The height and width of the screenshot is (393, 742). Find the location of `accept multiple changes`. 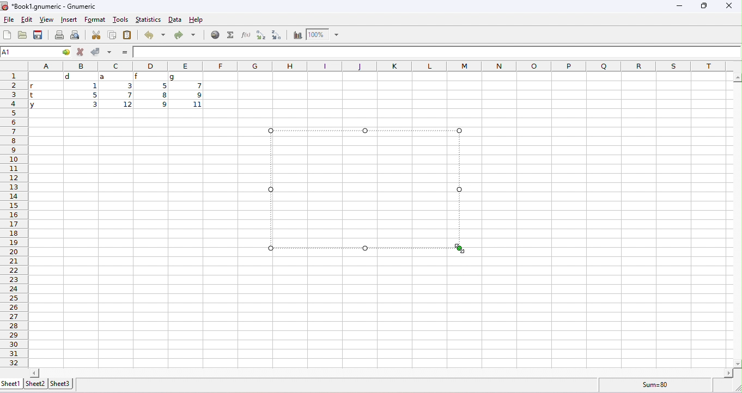

accept multiple changes is located at coordinates (110, 52).